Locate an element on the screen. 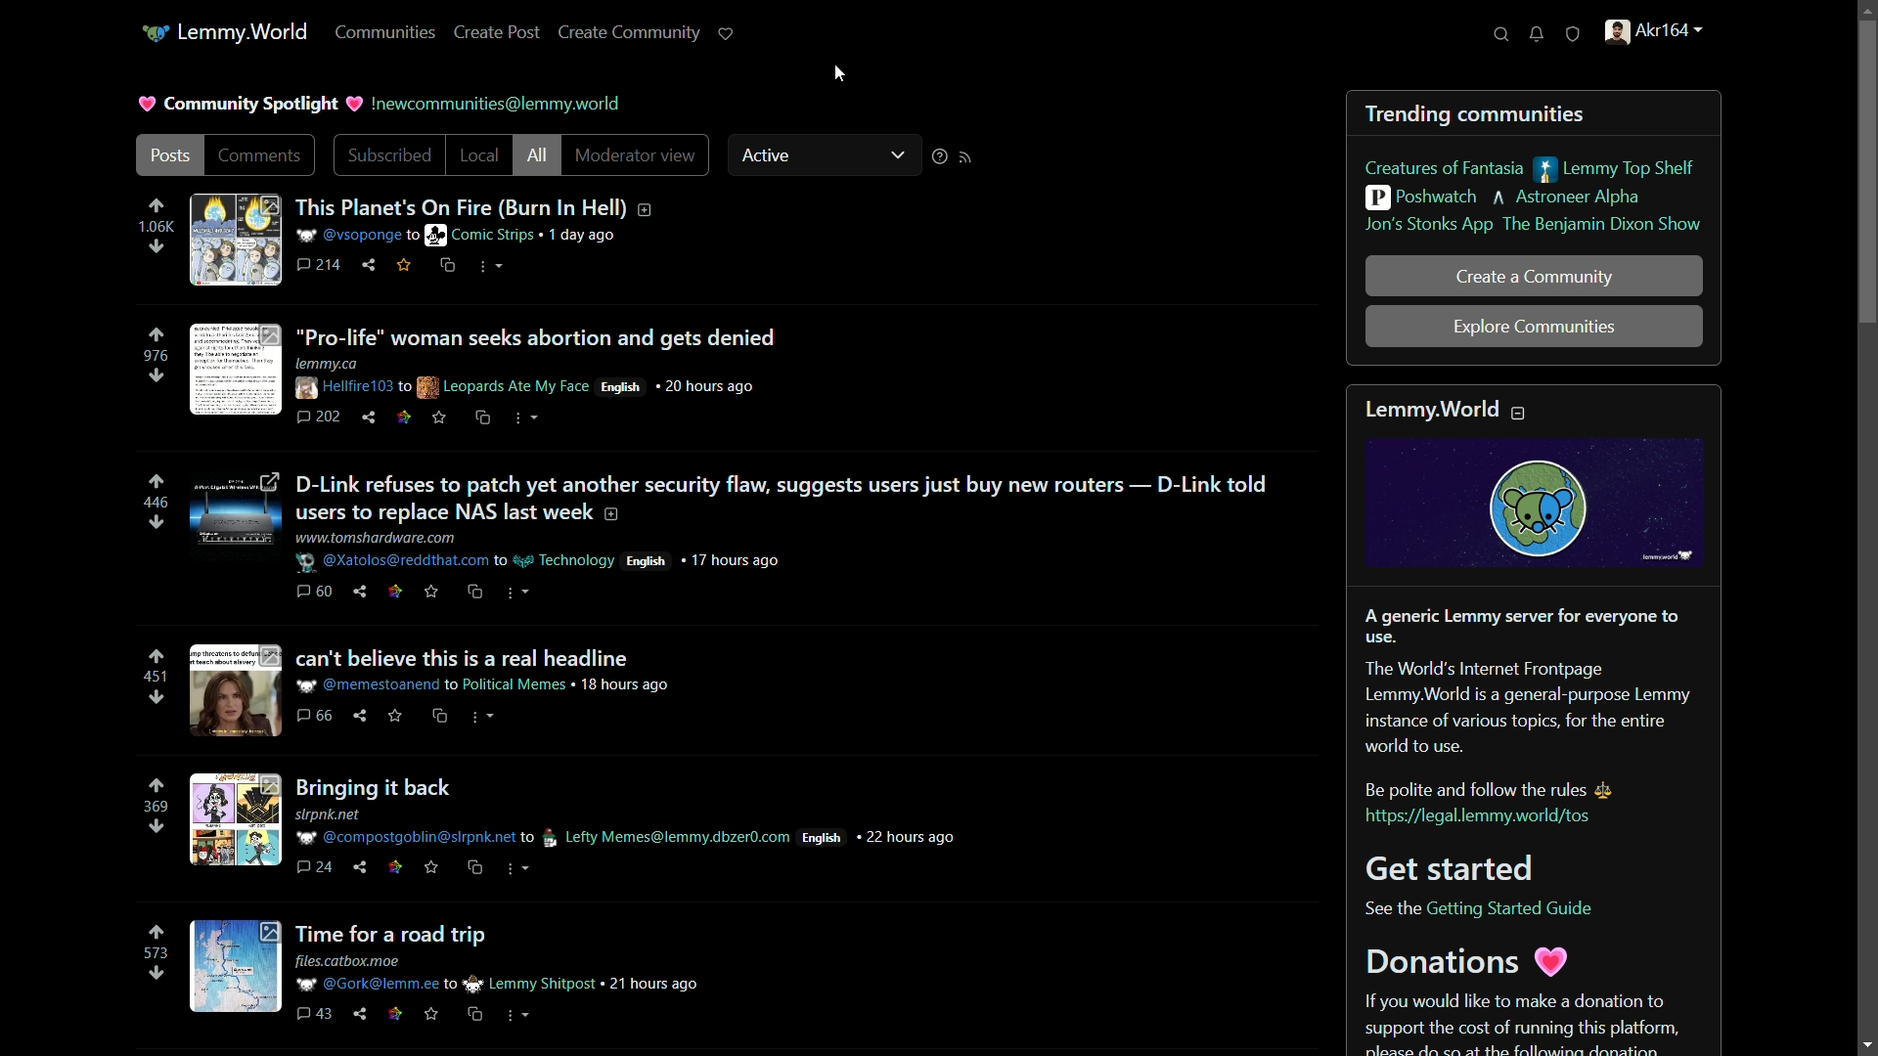  explore communities is located at coordinates (1535, 329).